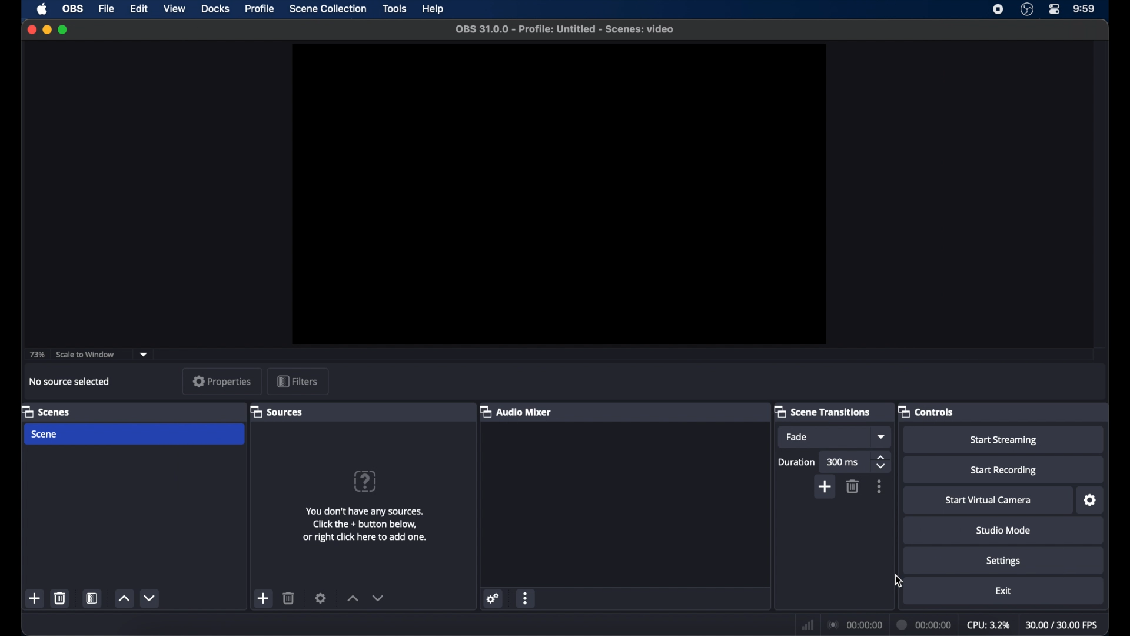  Describe the element at coordinates (493, 599) in the screenshot. I see `settings` at that location.